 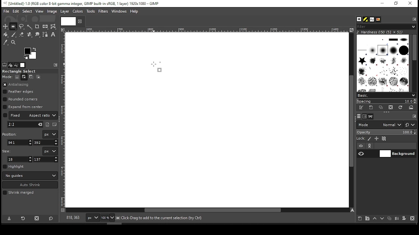 I want to click on font, so click(x=372, y=20).